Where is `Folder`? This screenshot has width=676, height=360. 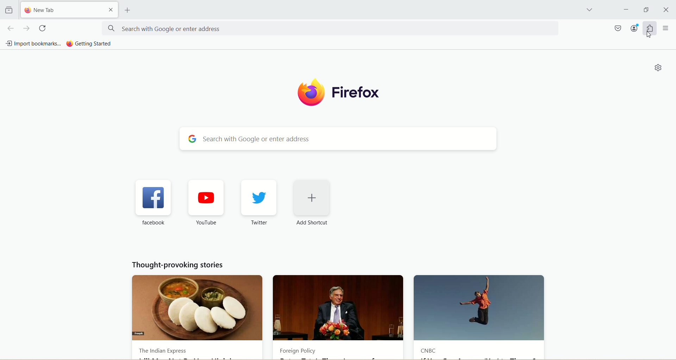
Folder is located at coordinates (8, 10).